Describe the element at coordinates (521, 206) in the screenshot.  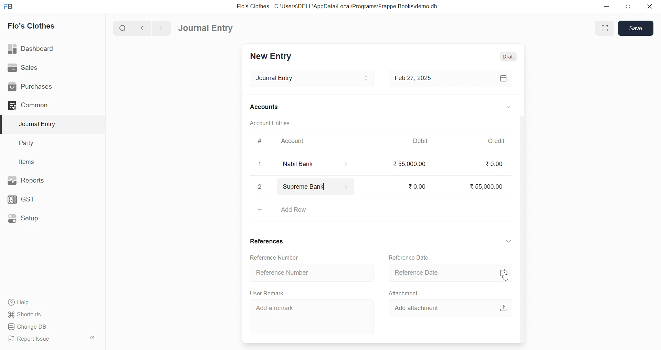
I see `VERTICAL SCROLL BAR` at that location.